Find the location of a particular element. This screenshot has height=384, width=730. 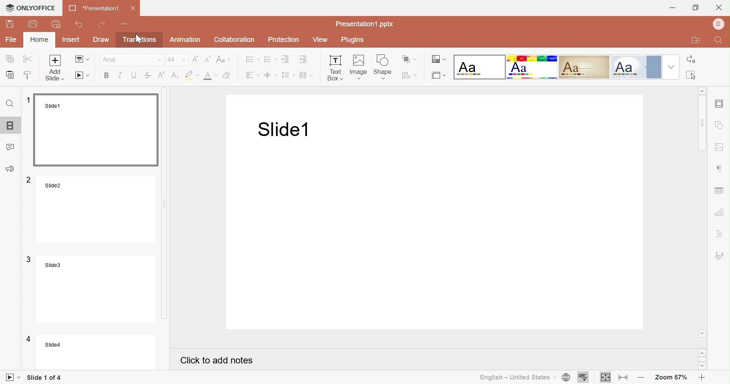

Fit to slide is located at coordinates (605, 377).